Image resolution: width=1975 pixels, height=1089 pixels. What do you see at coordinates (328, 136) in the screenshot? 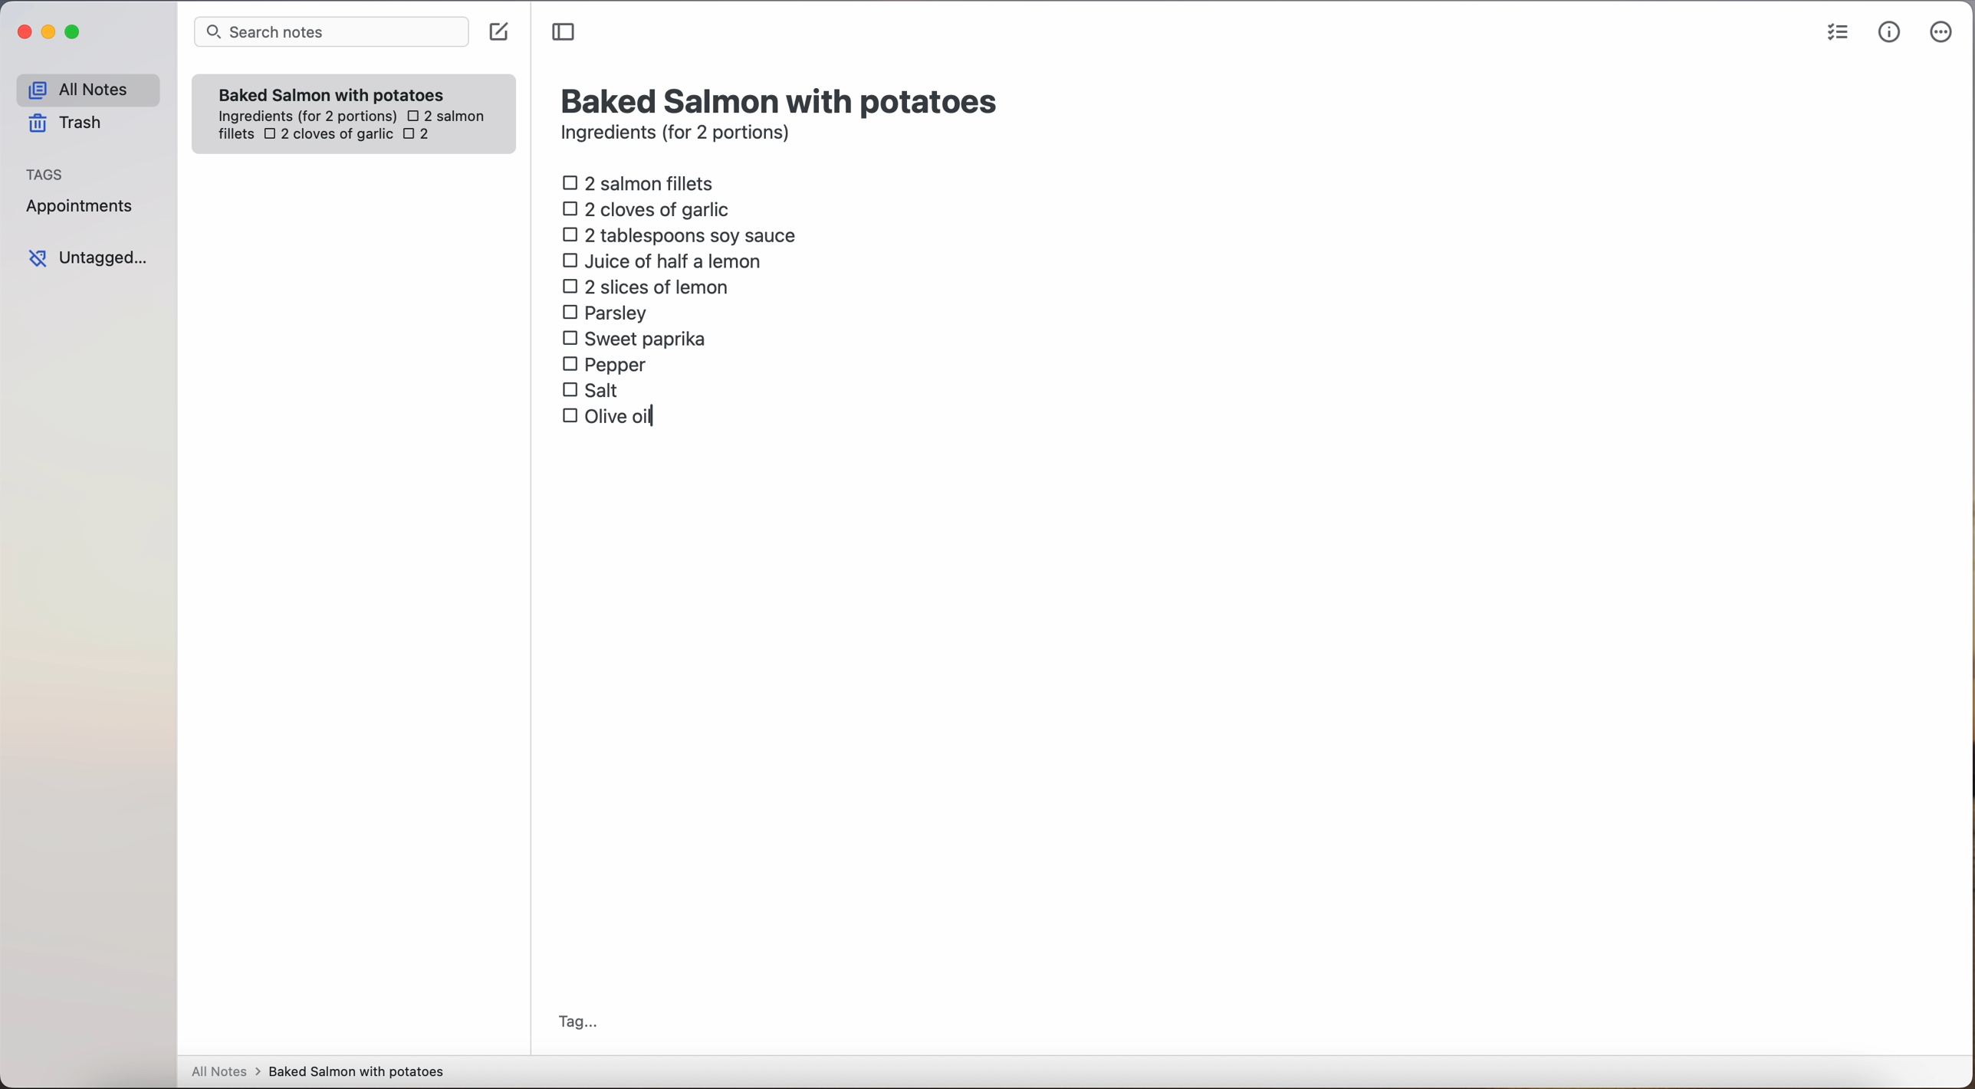
I see `2 cloves of garlic` at bounding box center [328, 136].